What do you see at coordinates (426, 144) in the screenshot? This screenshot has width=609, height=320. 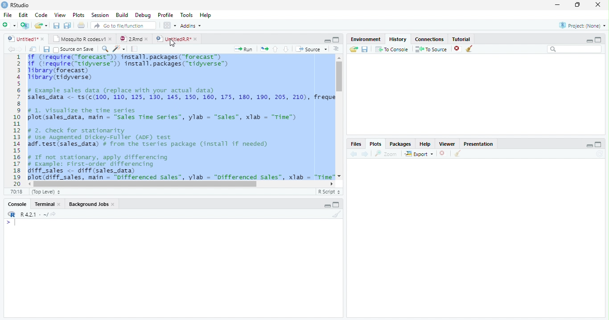 I see `Help` at bounding box center [426, 144].